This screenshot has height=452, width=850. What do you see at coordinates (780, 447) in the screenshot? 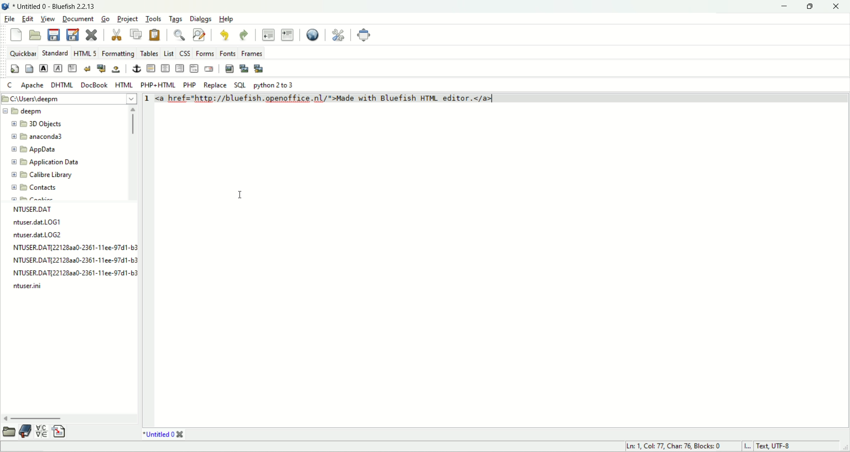
I see `text, UTF-8` at bounding box center [780, 447].